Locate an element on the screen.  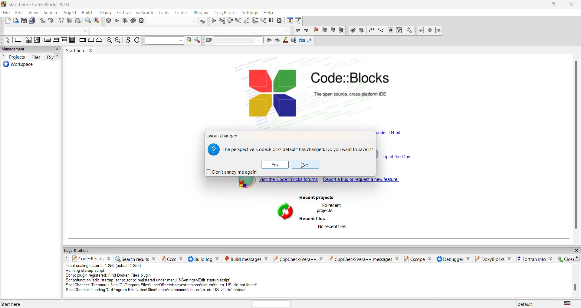
break instructions is located at coordinates (83, 40).